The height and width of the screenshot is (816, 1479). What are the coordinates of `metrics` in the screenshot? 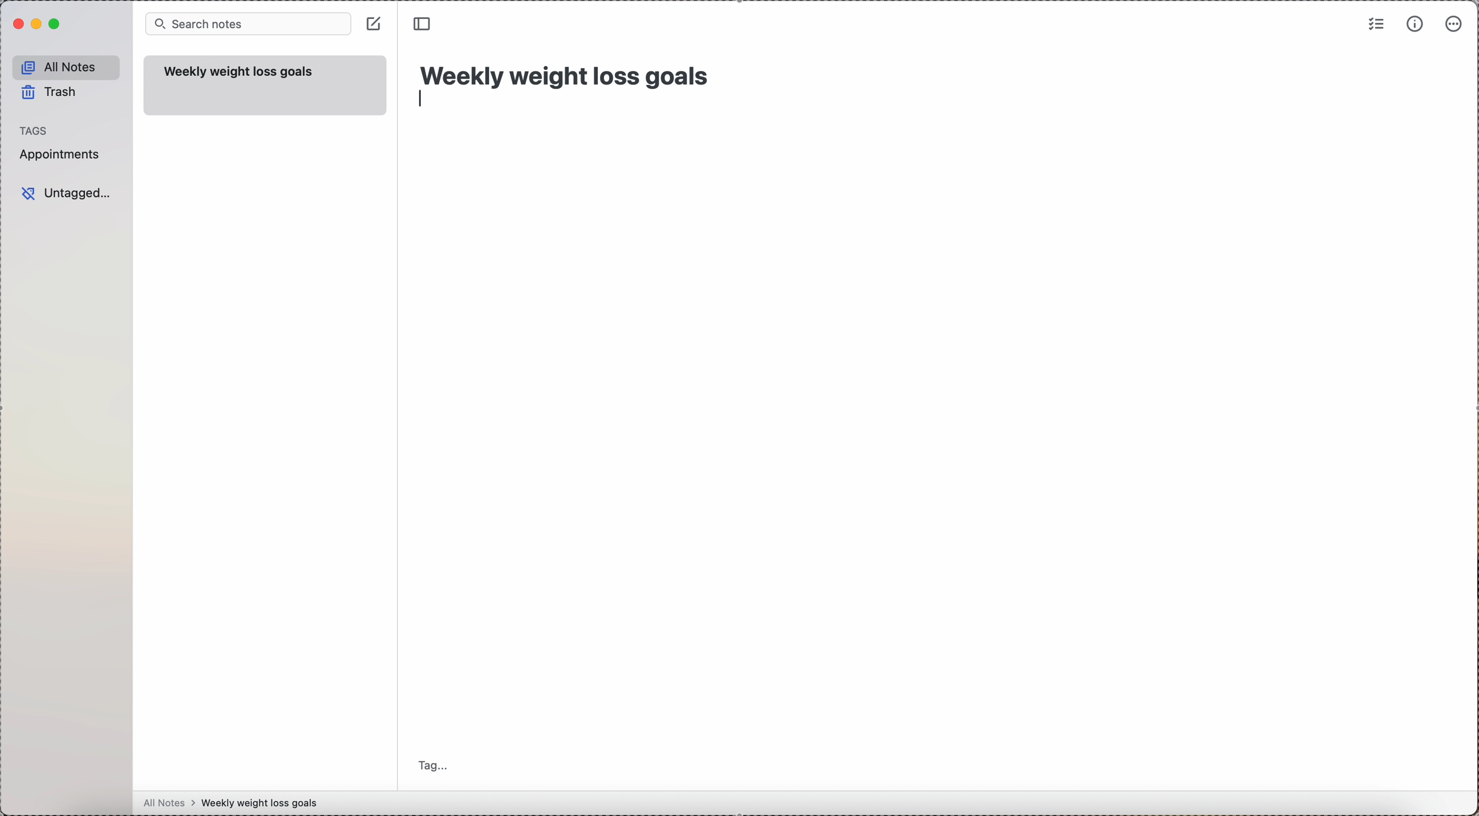 It's located at (1414, 25).